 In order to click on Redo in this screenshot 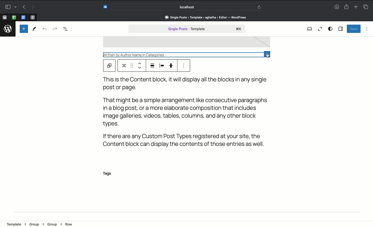, I will do `click(54, 29)`.